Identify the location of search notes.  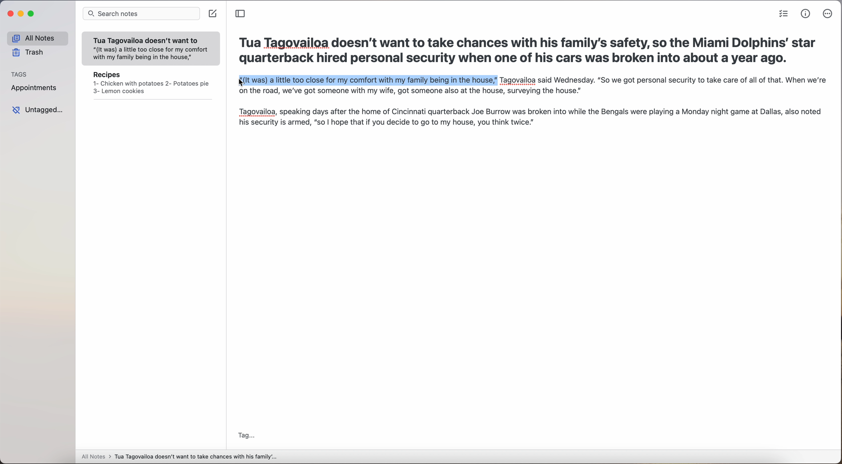
(141, 14).